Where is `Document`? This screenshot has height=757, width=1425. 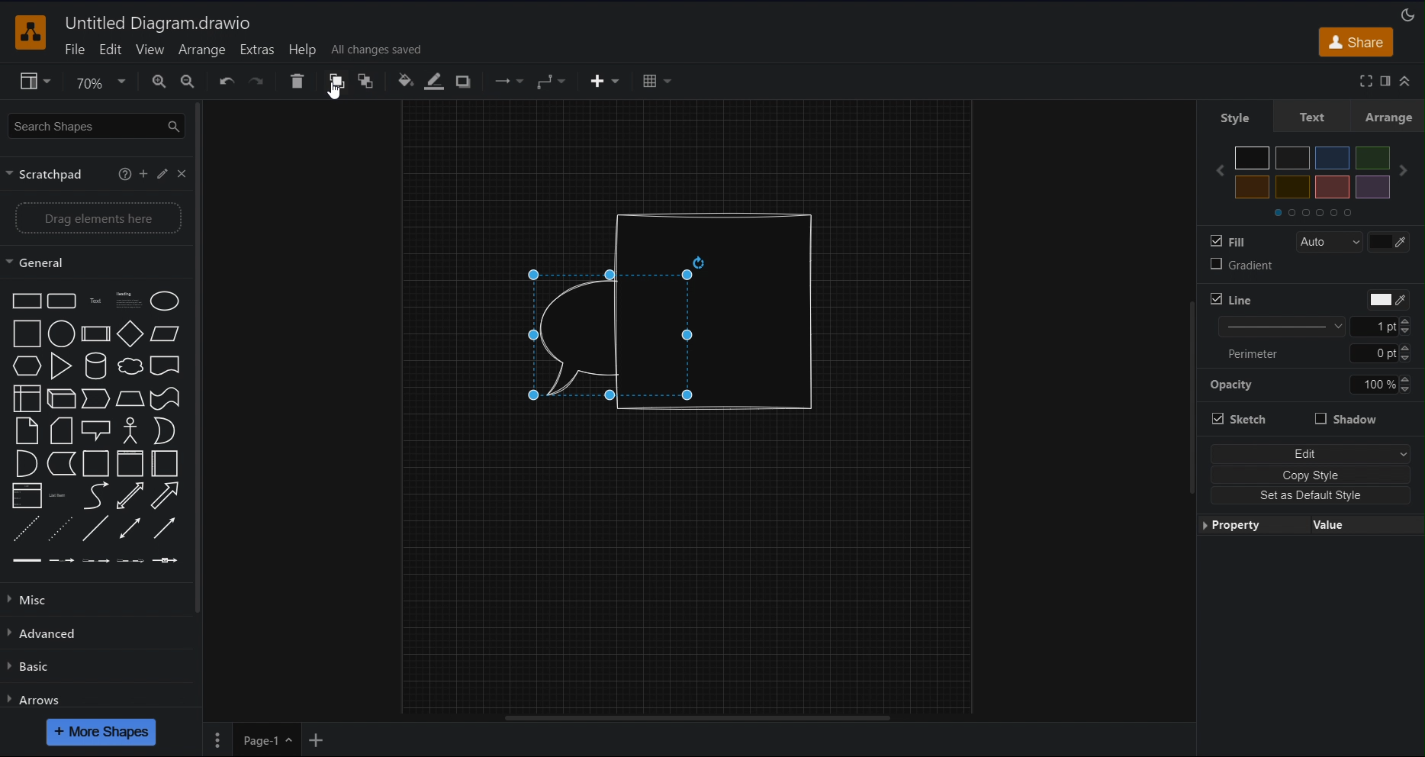 Document is located at coordinates (165, 366).